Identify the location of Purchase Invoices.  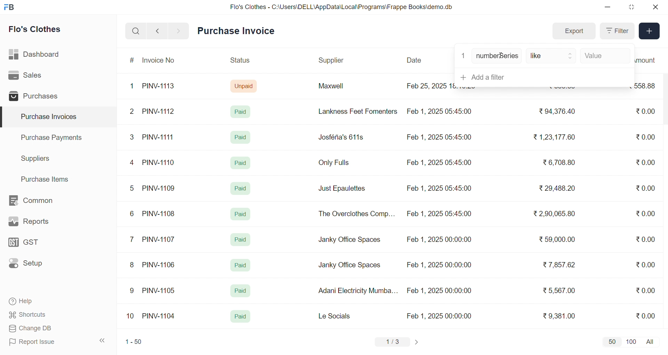
(48, 117).